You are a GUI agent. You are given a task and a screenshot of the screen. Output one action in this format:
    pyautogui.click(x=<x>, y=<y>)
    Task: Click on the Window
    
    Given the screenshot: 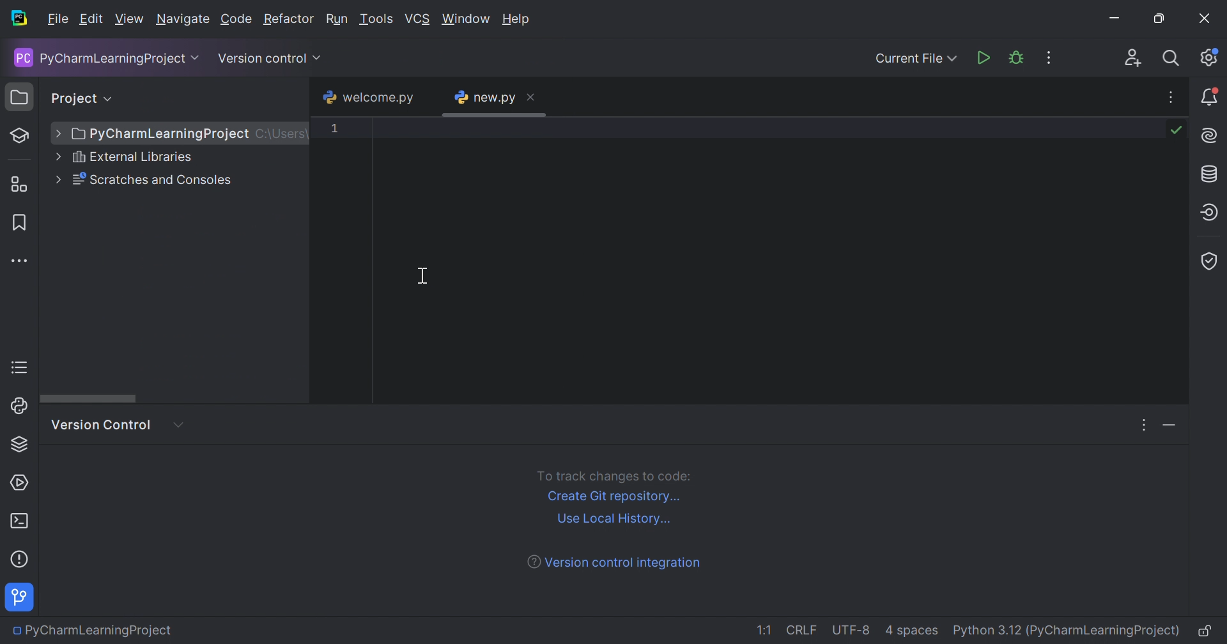 What is the action you would take?
    pyautogui.click(x=467, y=19)
    